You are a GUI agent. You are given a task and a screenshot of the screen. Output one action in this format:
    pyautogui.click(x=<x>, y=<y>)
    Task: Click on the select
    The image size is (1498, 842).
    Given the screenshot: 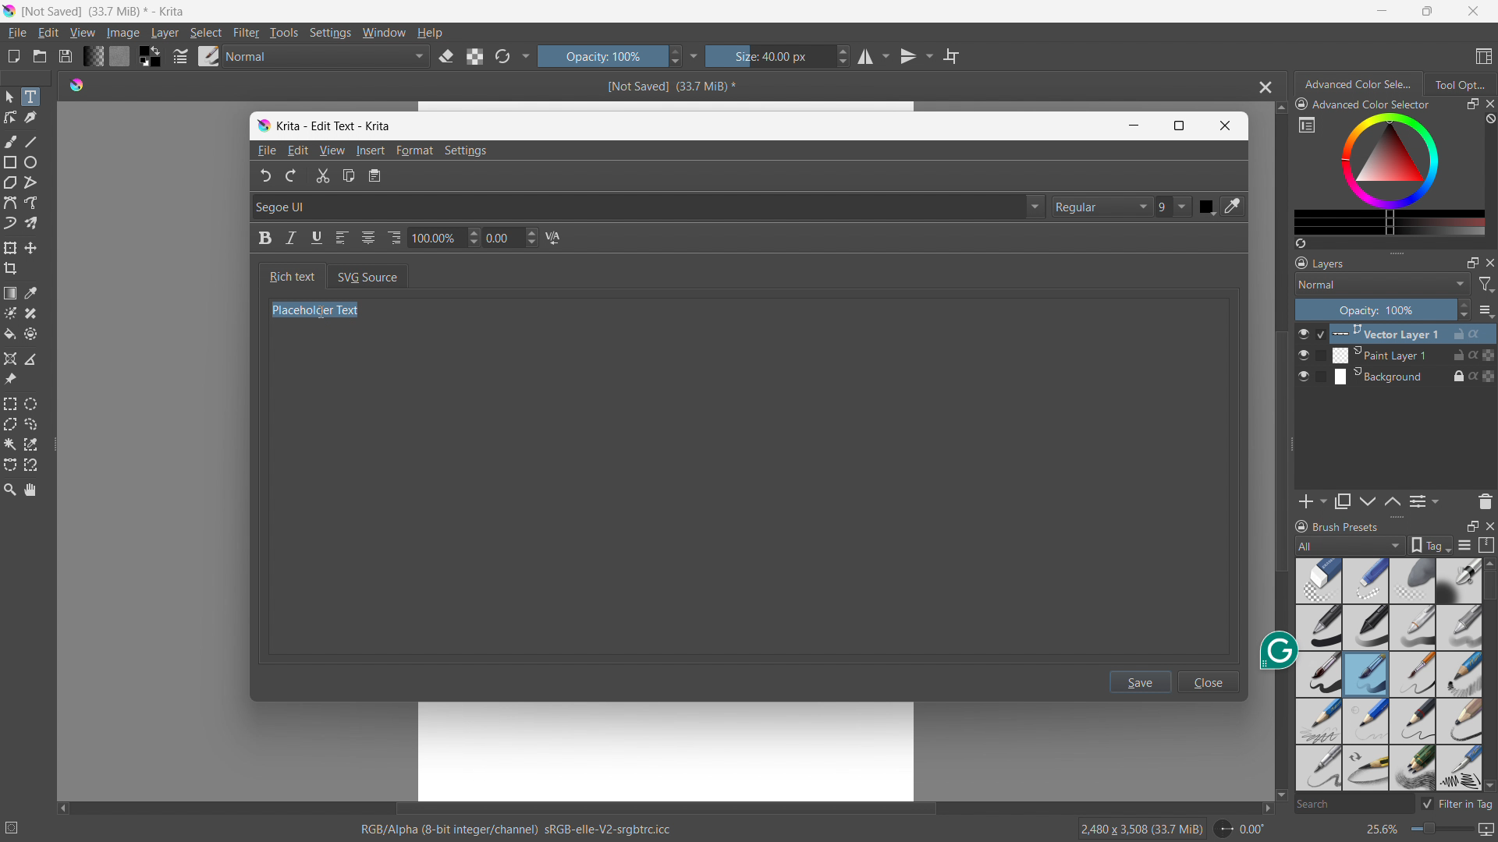 What is the action you would take?
    pyautogui.click(x=205, y=33)
    